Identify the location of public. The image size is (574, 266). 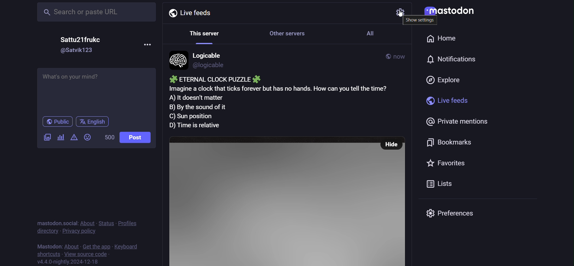
(385, 55).